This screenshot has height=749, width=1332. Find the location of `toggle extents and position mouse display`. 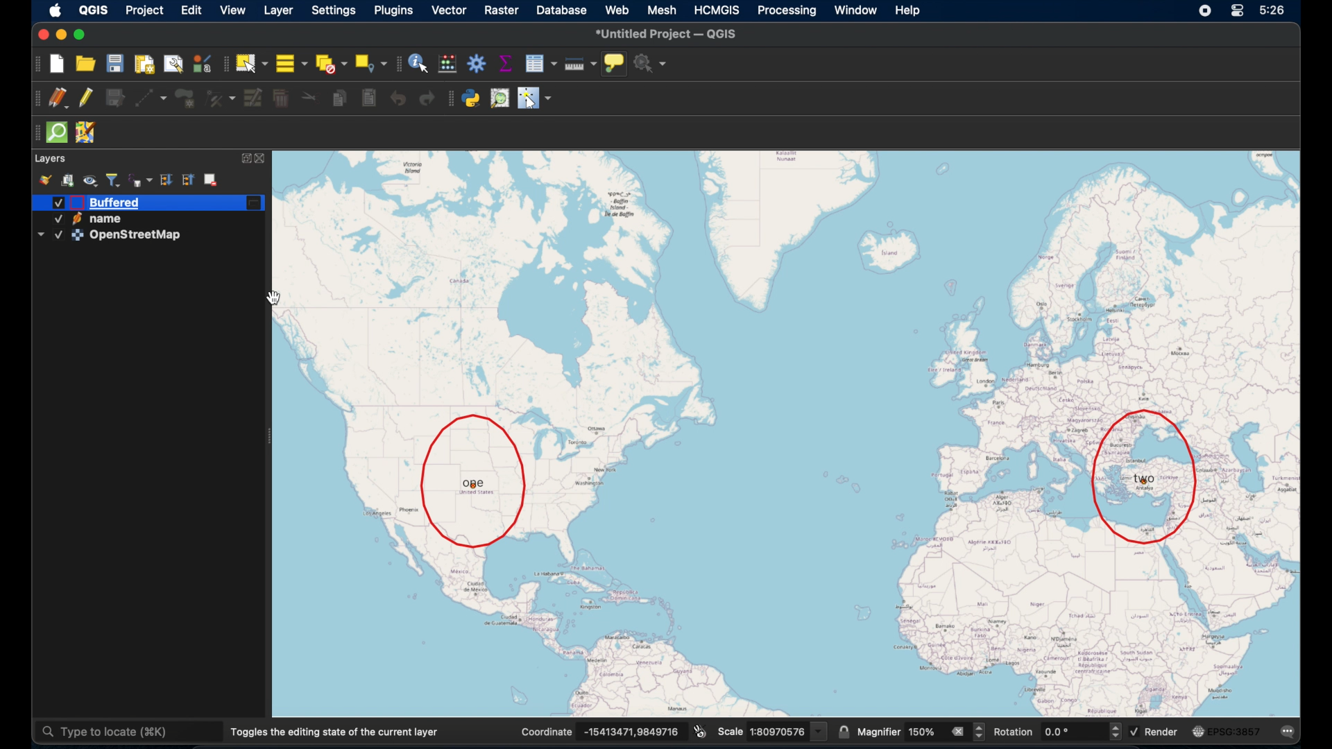

toggle extents and position mouse display is located at coordinates (700, 730).